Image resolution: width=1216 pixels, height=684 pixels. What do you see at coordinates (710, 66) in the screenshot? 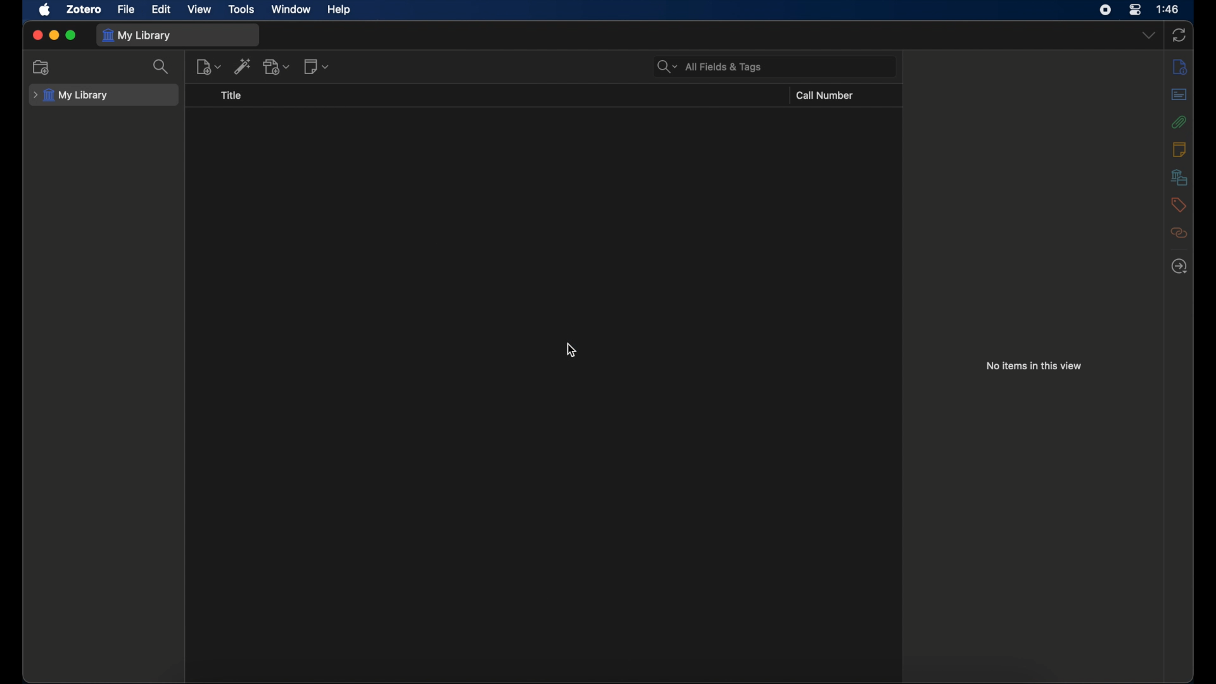
I see `all fields & tags` at bounding box center [710, 66].